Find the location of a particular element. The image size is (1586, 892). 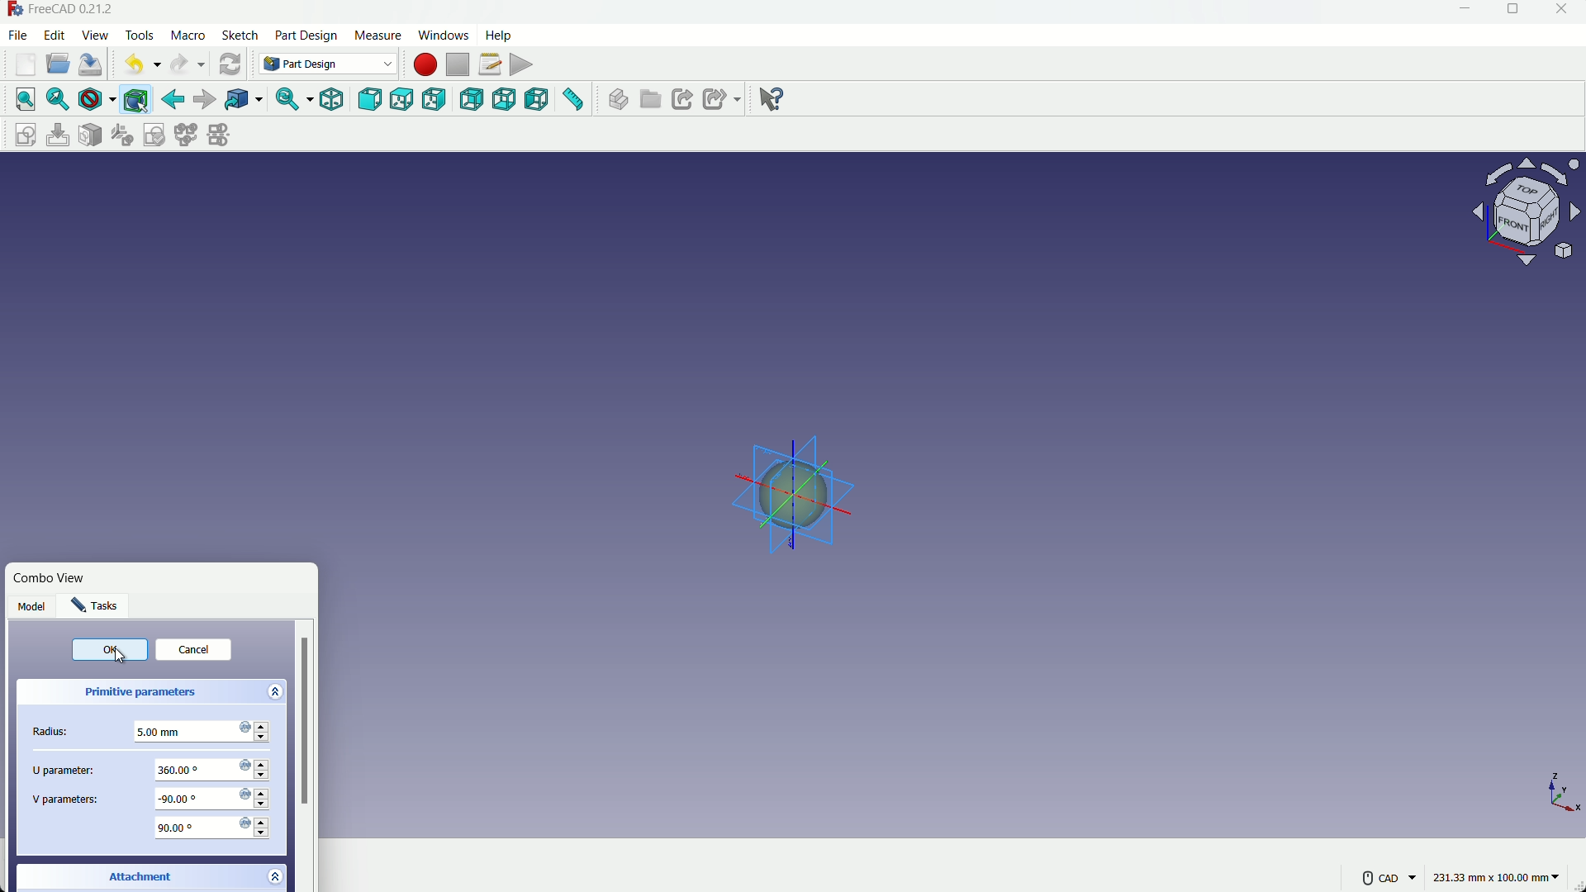

FreeCAD 0.21.2 is located at coordinates (74, 9).